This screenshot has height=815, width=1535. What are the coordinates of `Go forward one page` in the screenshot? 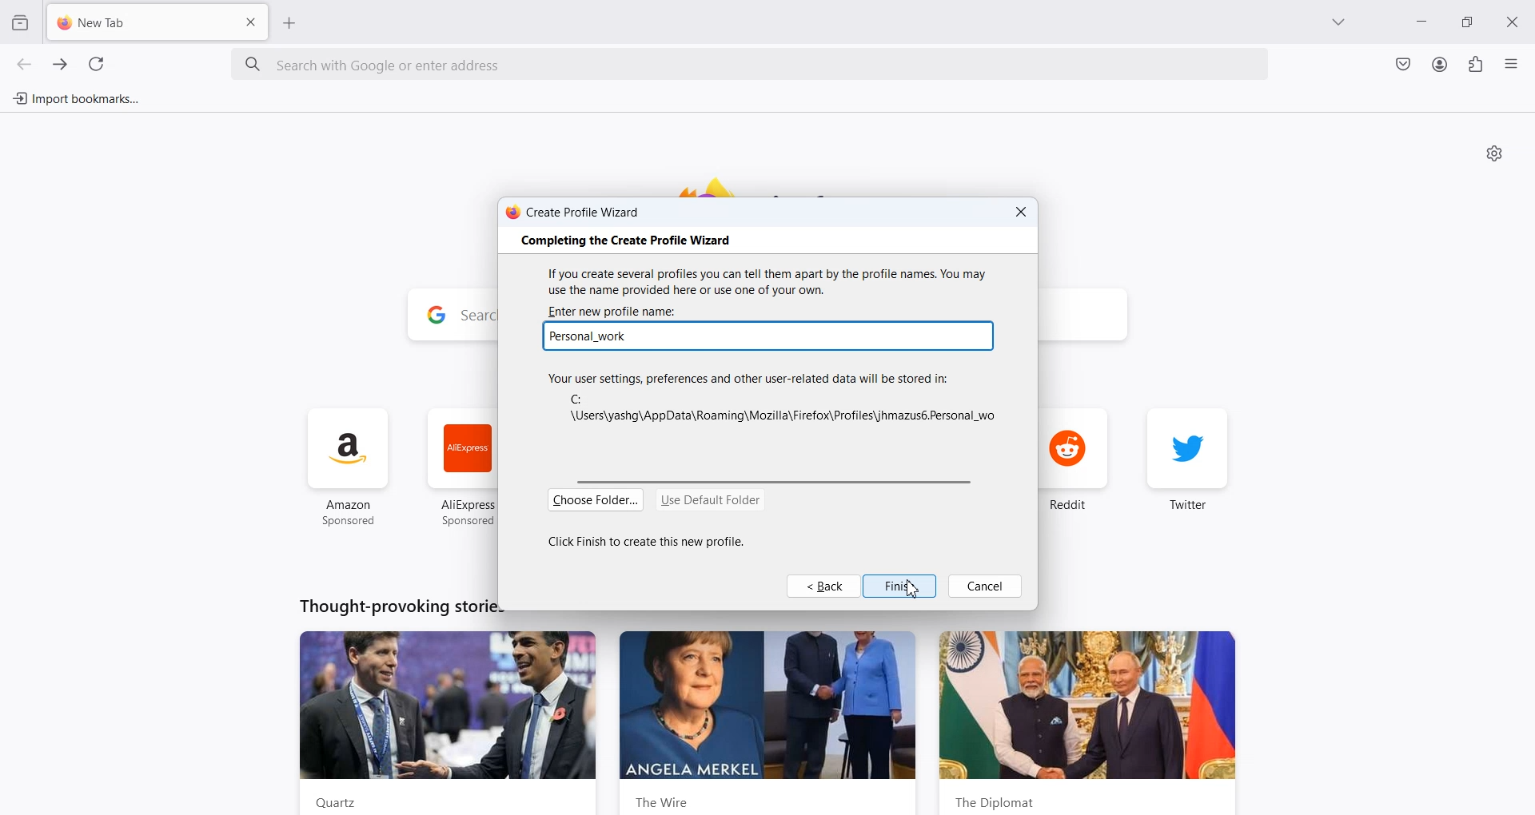 It's located at (58, 64).